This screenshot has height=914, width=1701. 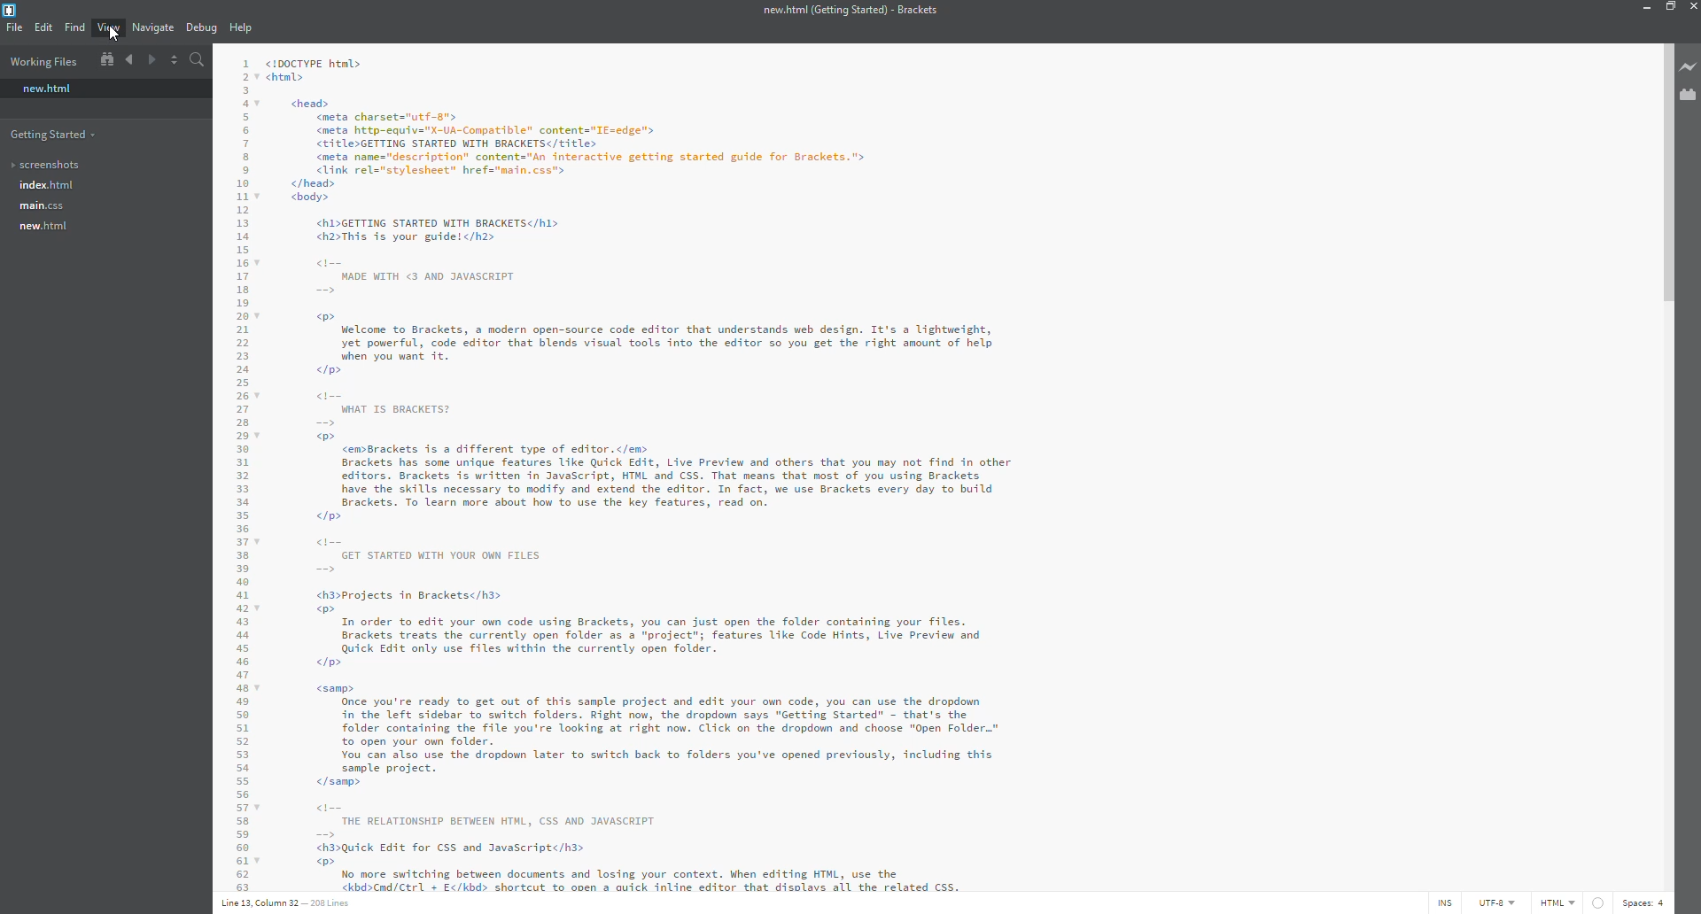 I want to click on index, so click(x=44, y=185).